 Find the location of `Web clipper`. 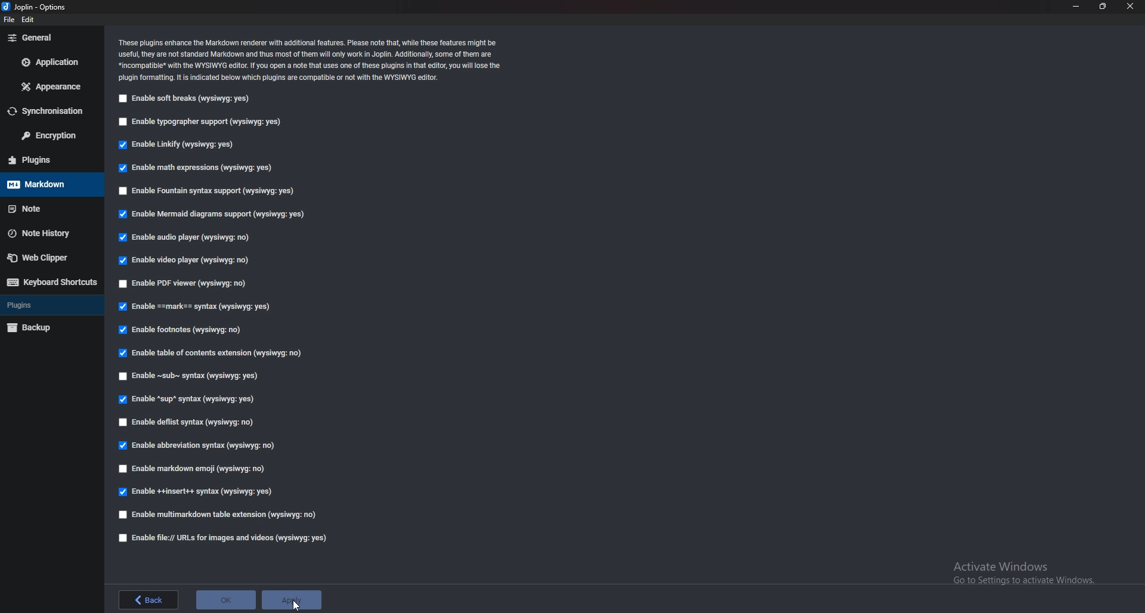

Web clipper is located at coordinates (47, 256).